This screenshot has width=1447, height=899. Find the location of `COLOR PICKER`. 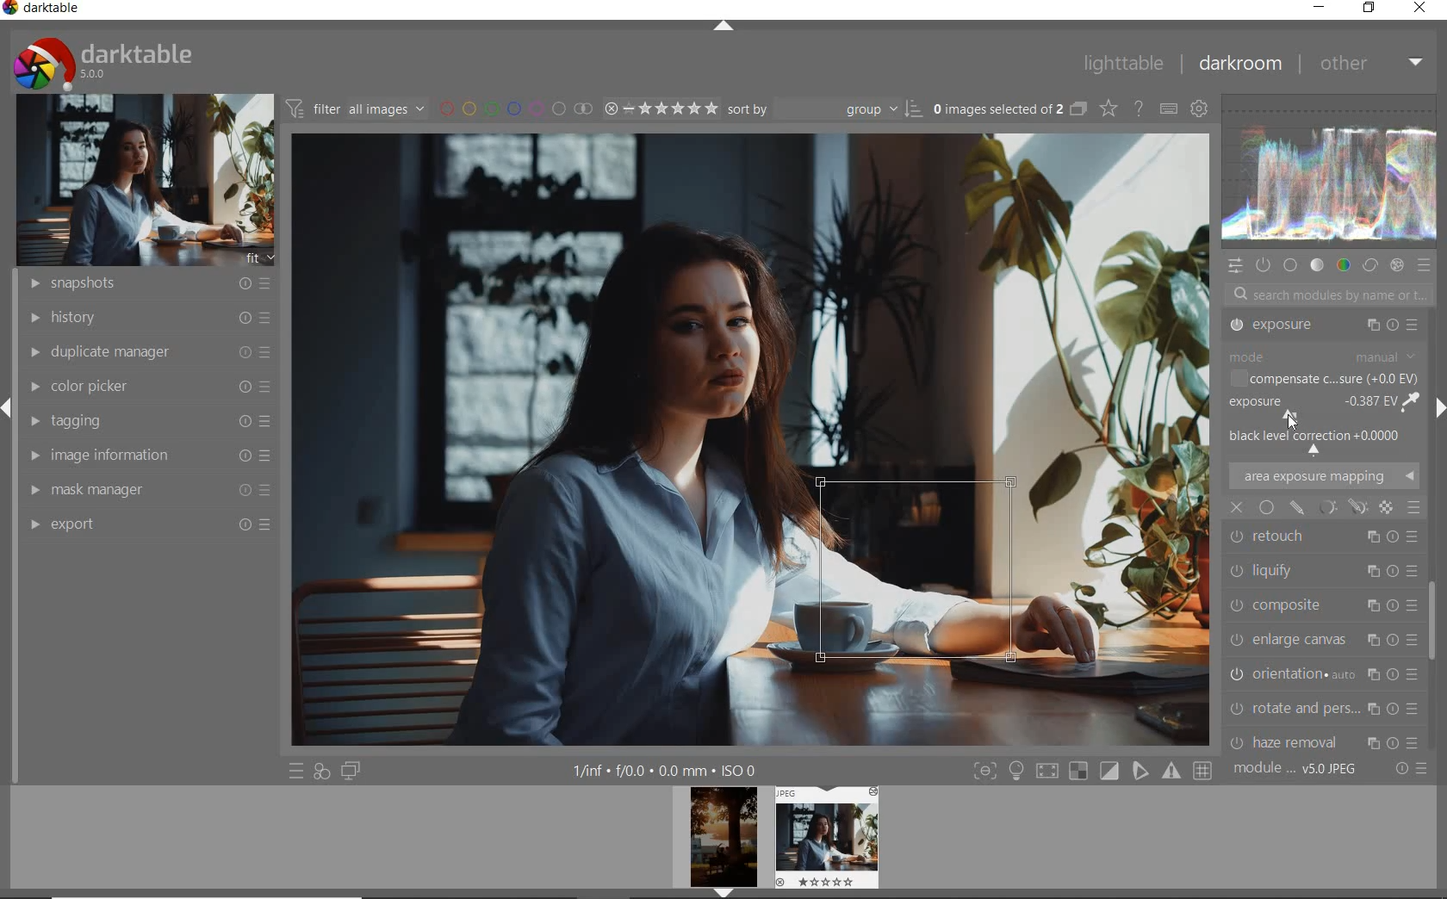

COLOR PICKER is located at coordinates (151, 383).